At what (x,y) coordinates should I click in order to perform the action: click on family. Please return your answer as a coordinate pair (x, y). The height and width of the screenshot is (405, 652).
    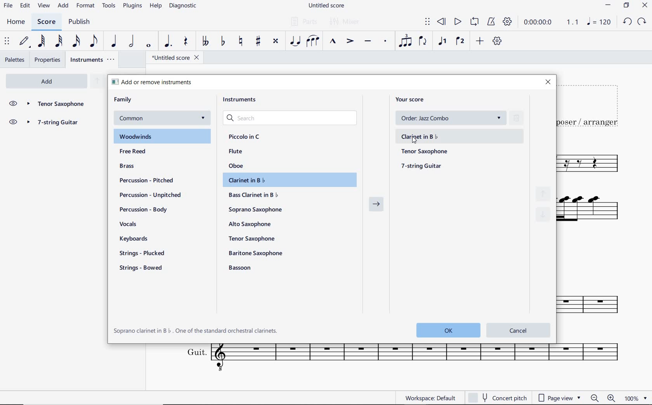
    Looking at the image, I should click on (123, 100).